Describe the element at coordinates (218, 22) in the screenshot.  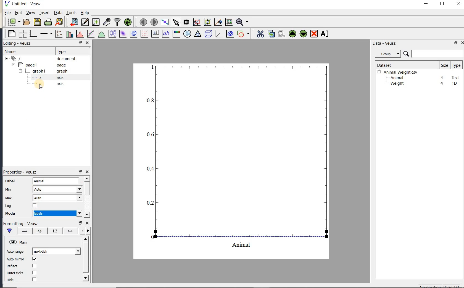
I see `click to recenter graph axes` at that location.